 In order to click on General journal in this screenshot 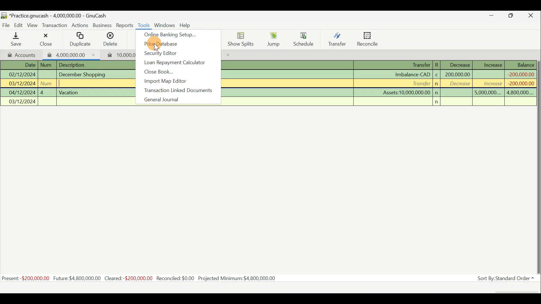, I will do `click(174, 100)`.